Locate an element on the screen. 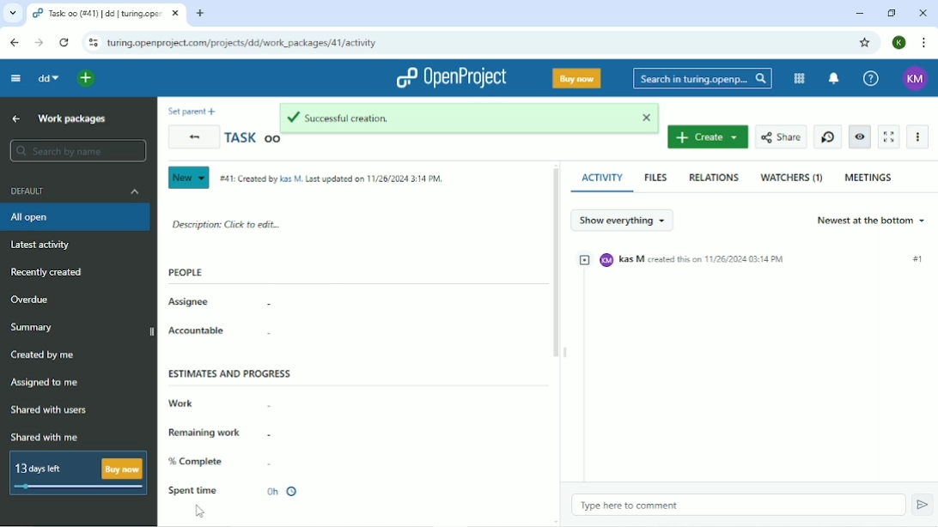 This screenshot has width=938, height=527. Show everything is located at coordinates (624, 221).